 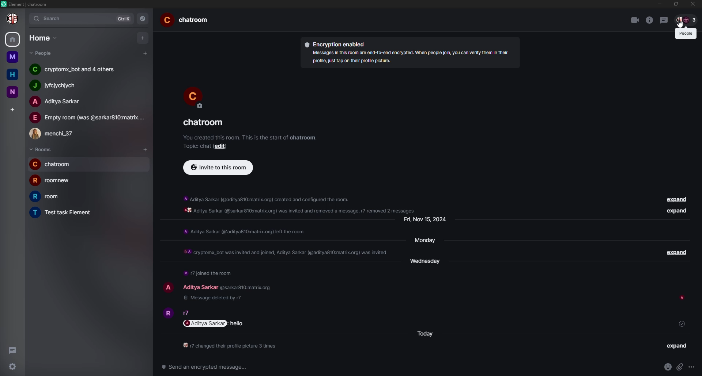 What do you see at coordinates (204, 367) in the screenshot?
I see ` Send an encrypted message...` at bounding box center [204, 367].